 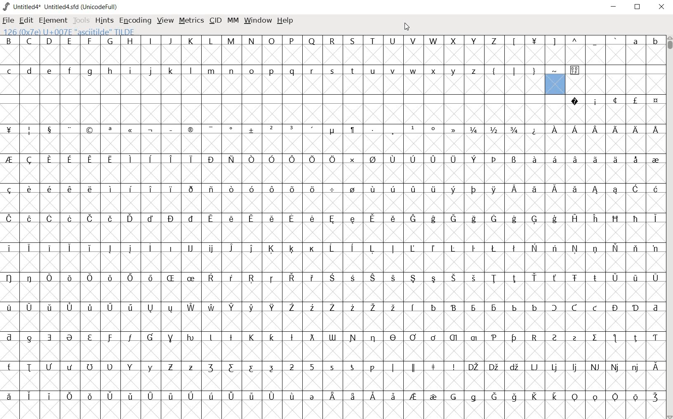 What do you see at coordinates (164, 20) in the screenshot?
I see `VIEW` at bounding box center [164, 20].